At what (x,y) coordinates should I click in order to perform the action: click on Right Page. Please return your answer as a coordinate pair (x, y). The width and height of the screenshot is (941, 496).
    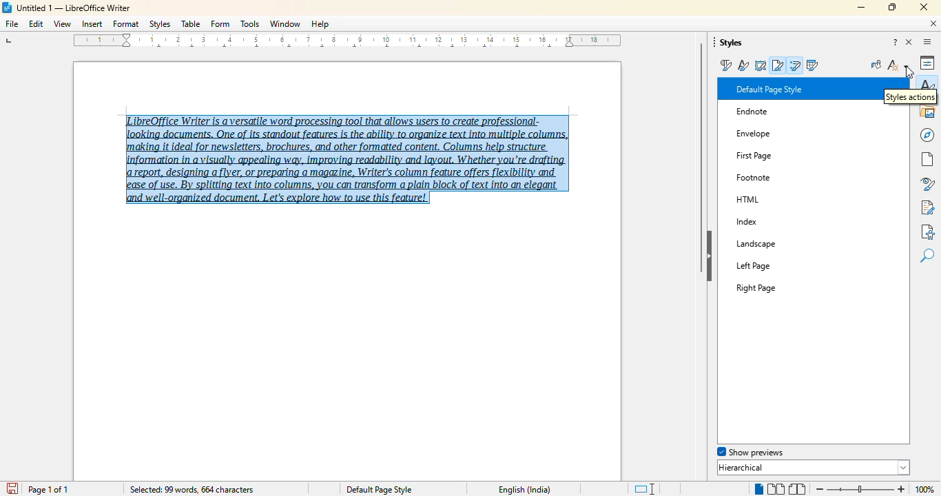
    Looking at the image, I should click on (777, 285).